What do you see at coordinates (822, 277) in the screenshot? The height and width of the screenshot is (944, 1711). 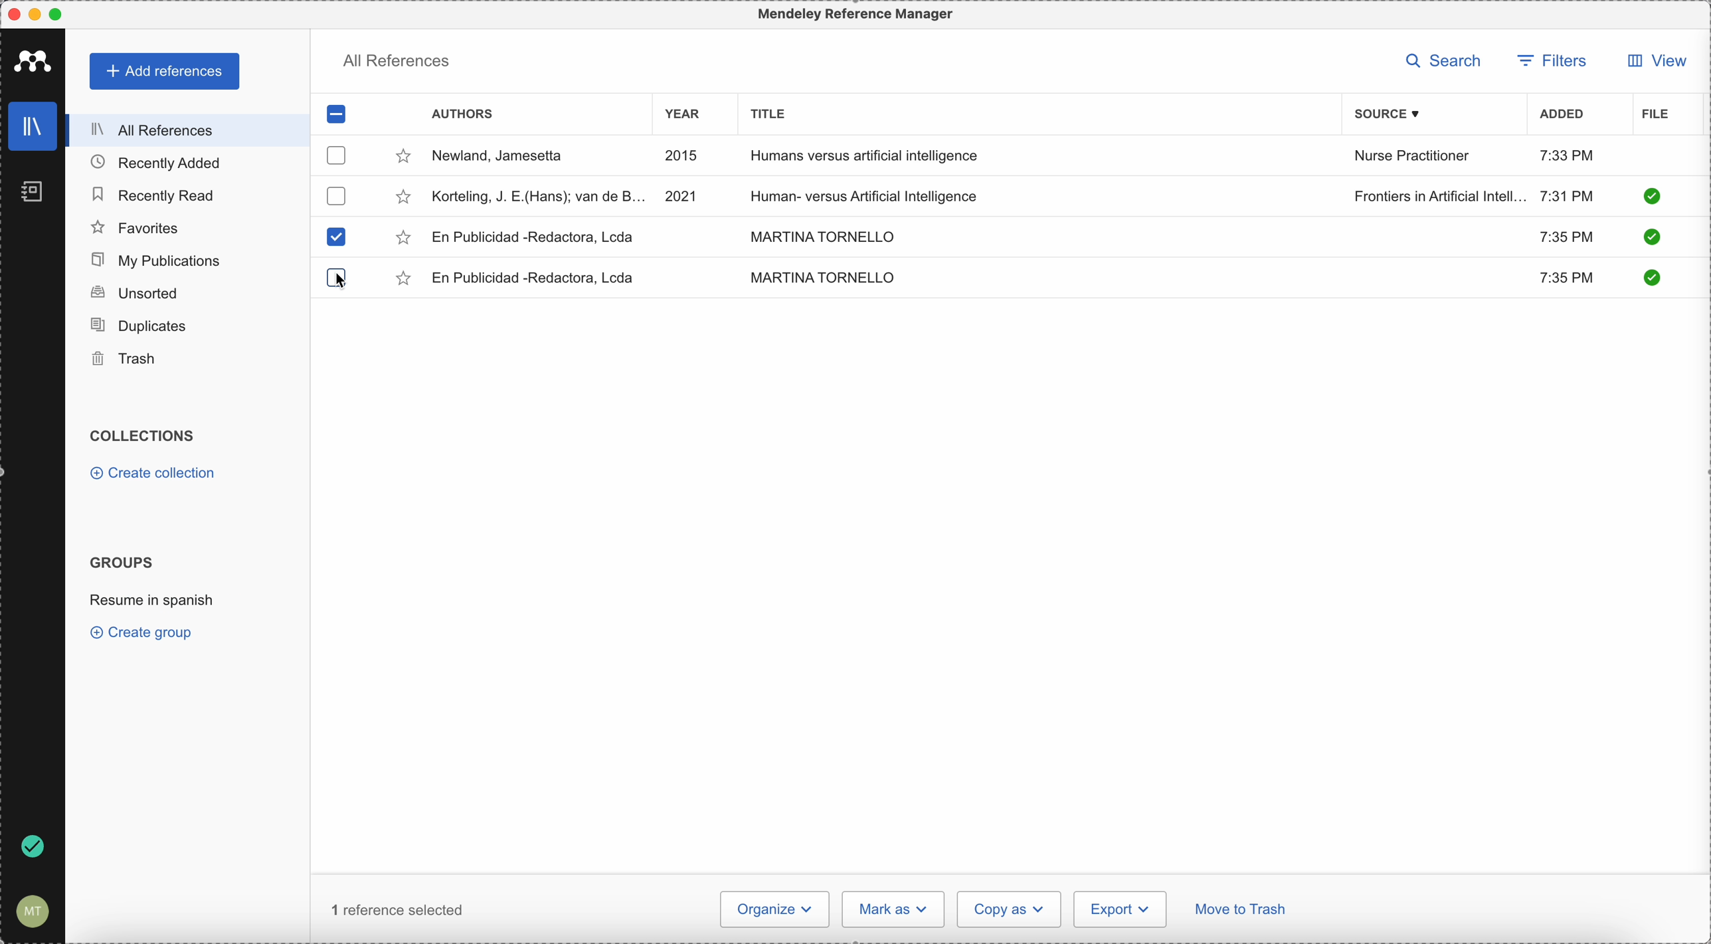 I see `MARTINA TORNELLO` at bounding box center [822, 277].